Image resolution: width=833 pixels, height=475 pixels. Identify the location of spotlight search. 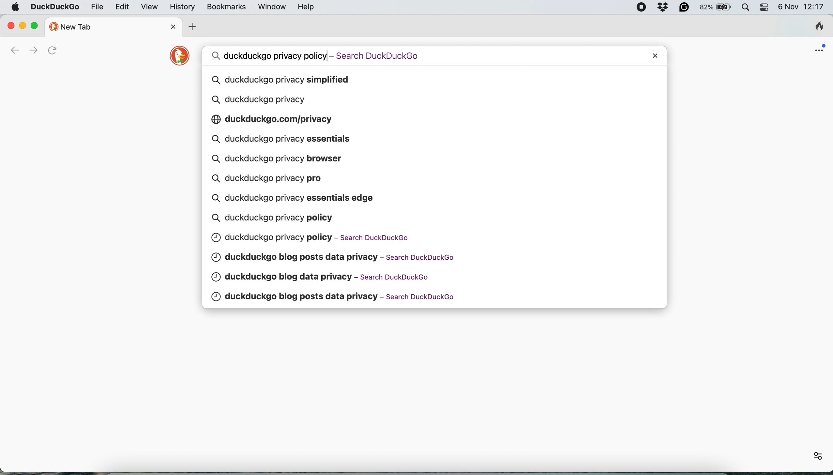
(746, 8).